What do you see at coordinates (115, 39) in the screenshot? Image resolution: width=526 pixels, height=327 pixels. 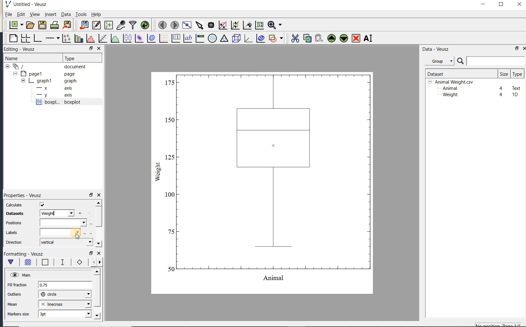 I see `plot a function` at bounding box center [115, 39].